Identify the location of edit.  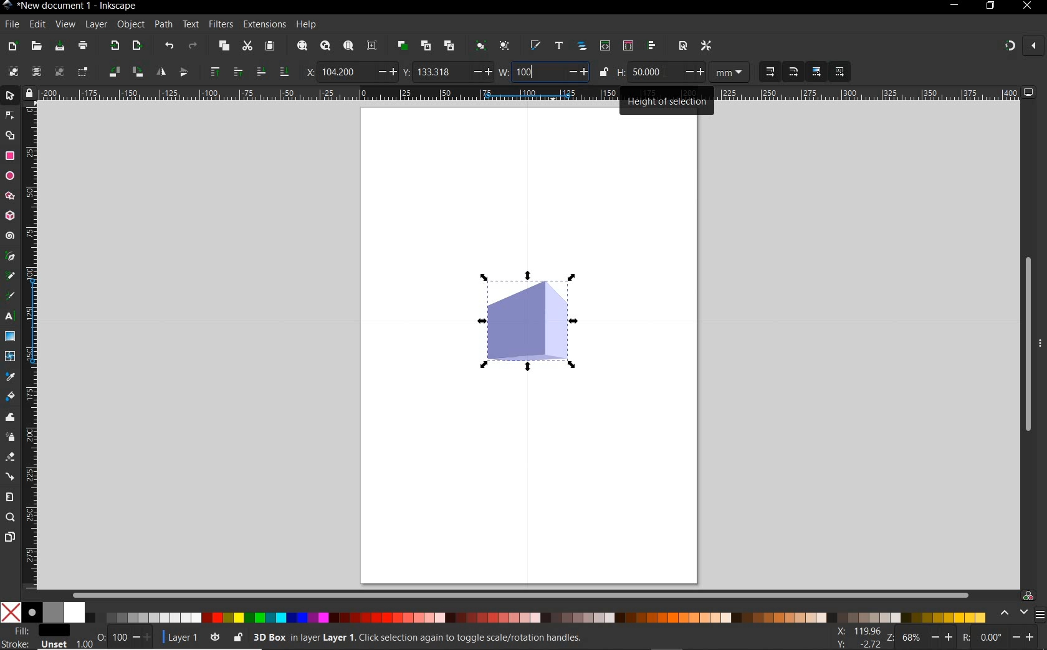
(36, 25).